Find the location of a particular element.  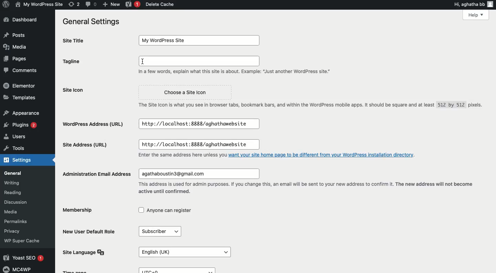

Post is located at coordinates (15, 34).